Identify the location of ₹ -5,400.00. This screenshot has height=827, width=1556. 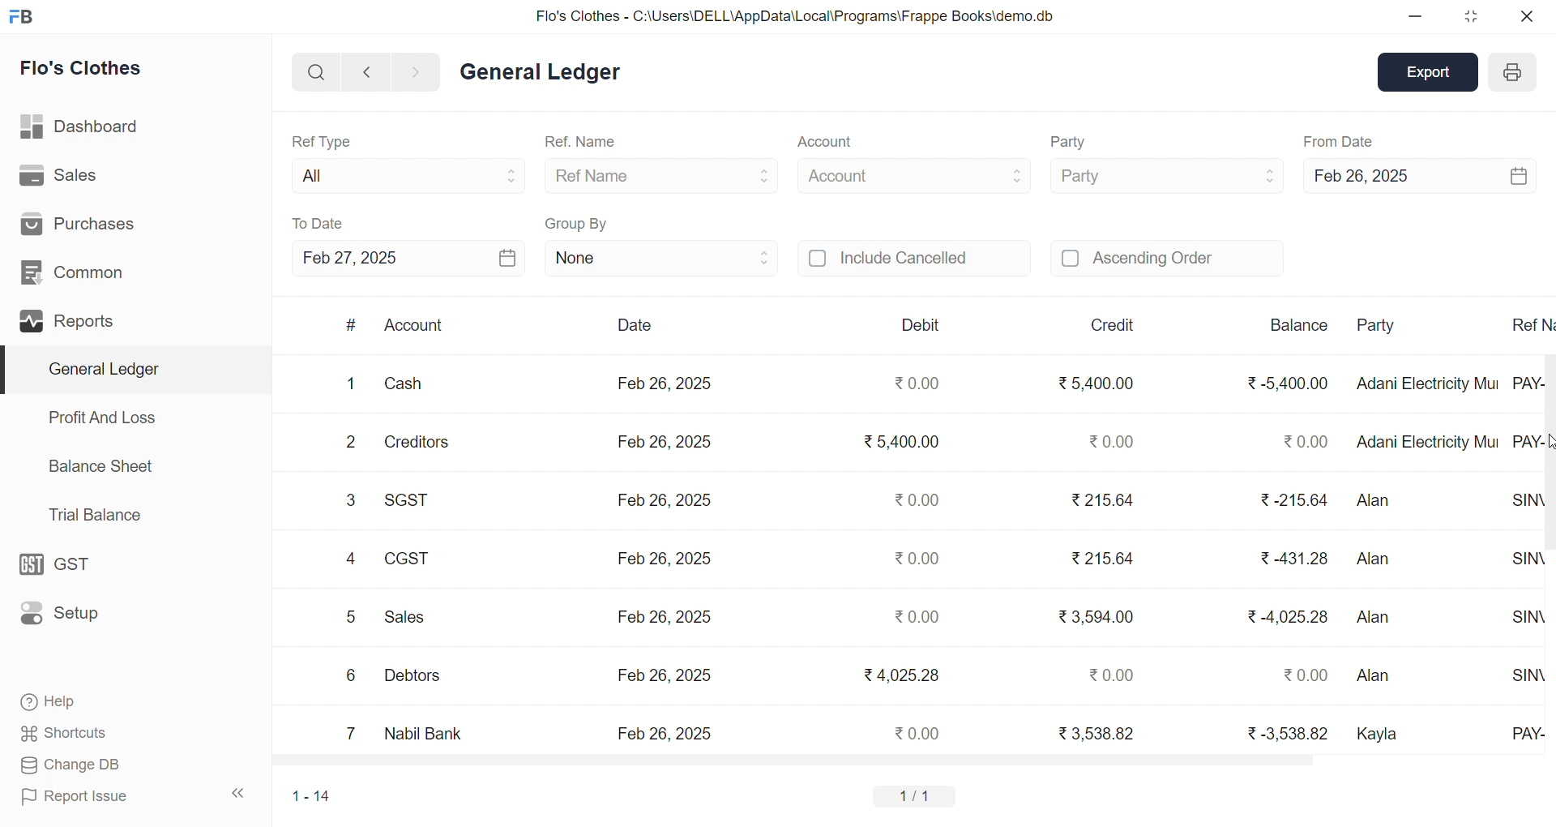
(1285, 383).